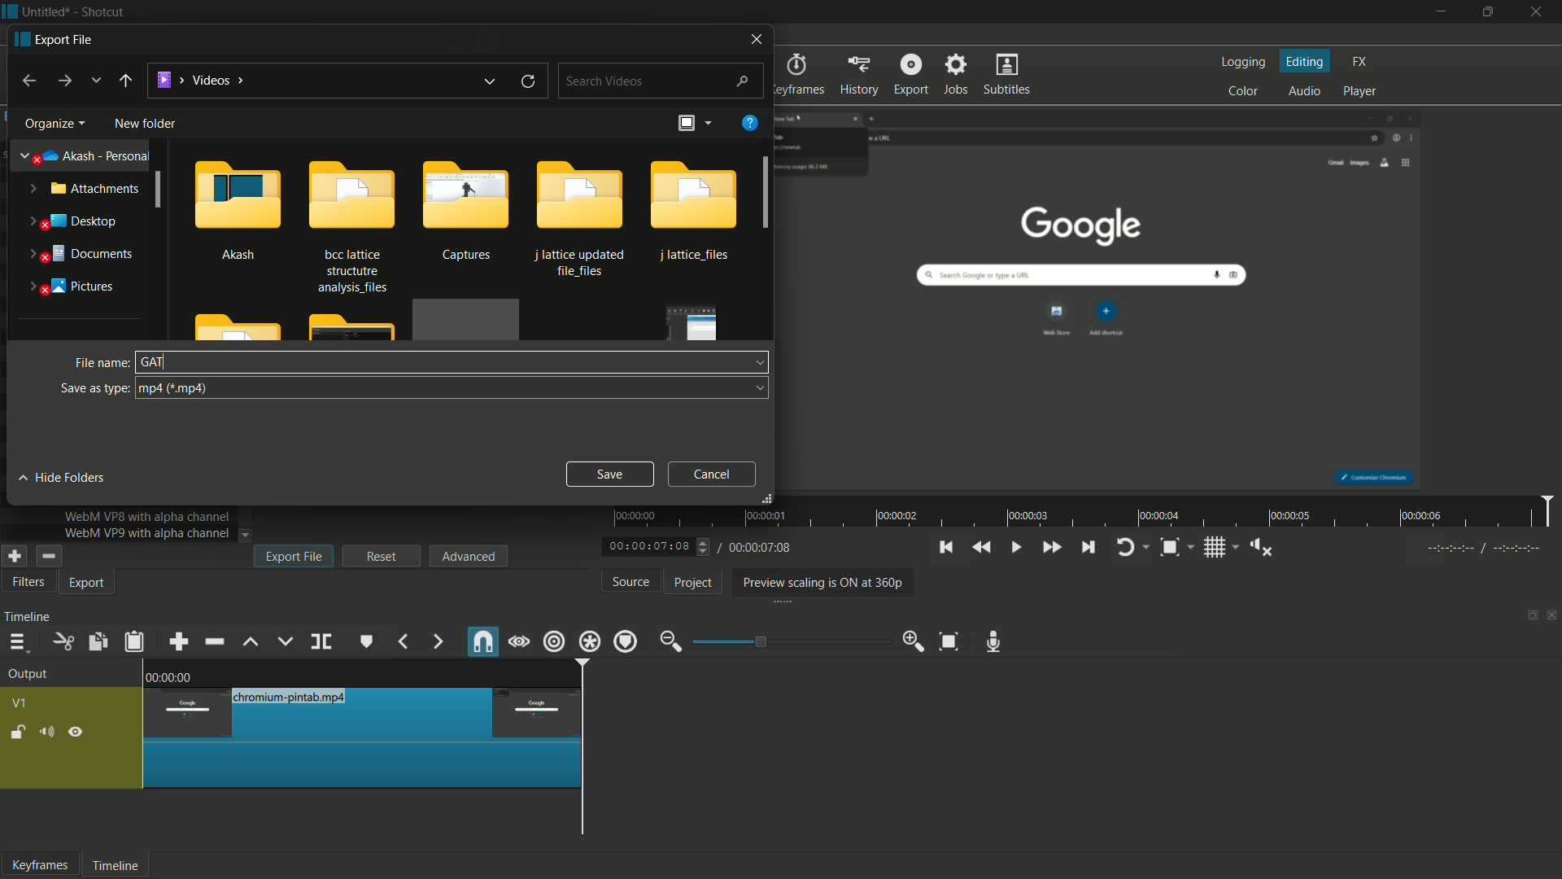  I want to click on timeline, so click(113, 867).